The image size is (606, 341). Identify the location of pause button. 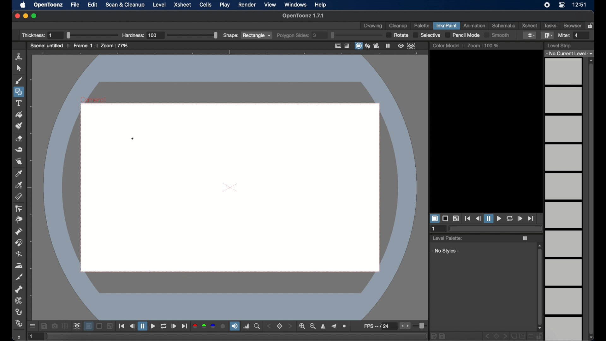
(142, 326).